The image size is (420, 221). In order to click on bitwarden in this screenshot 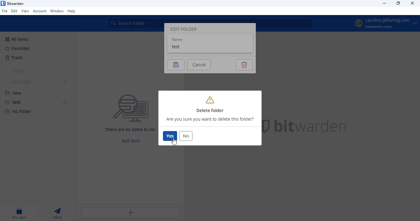, I will do `click(310, 126)`.